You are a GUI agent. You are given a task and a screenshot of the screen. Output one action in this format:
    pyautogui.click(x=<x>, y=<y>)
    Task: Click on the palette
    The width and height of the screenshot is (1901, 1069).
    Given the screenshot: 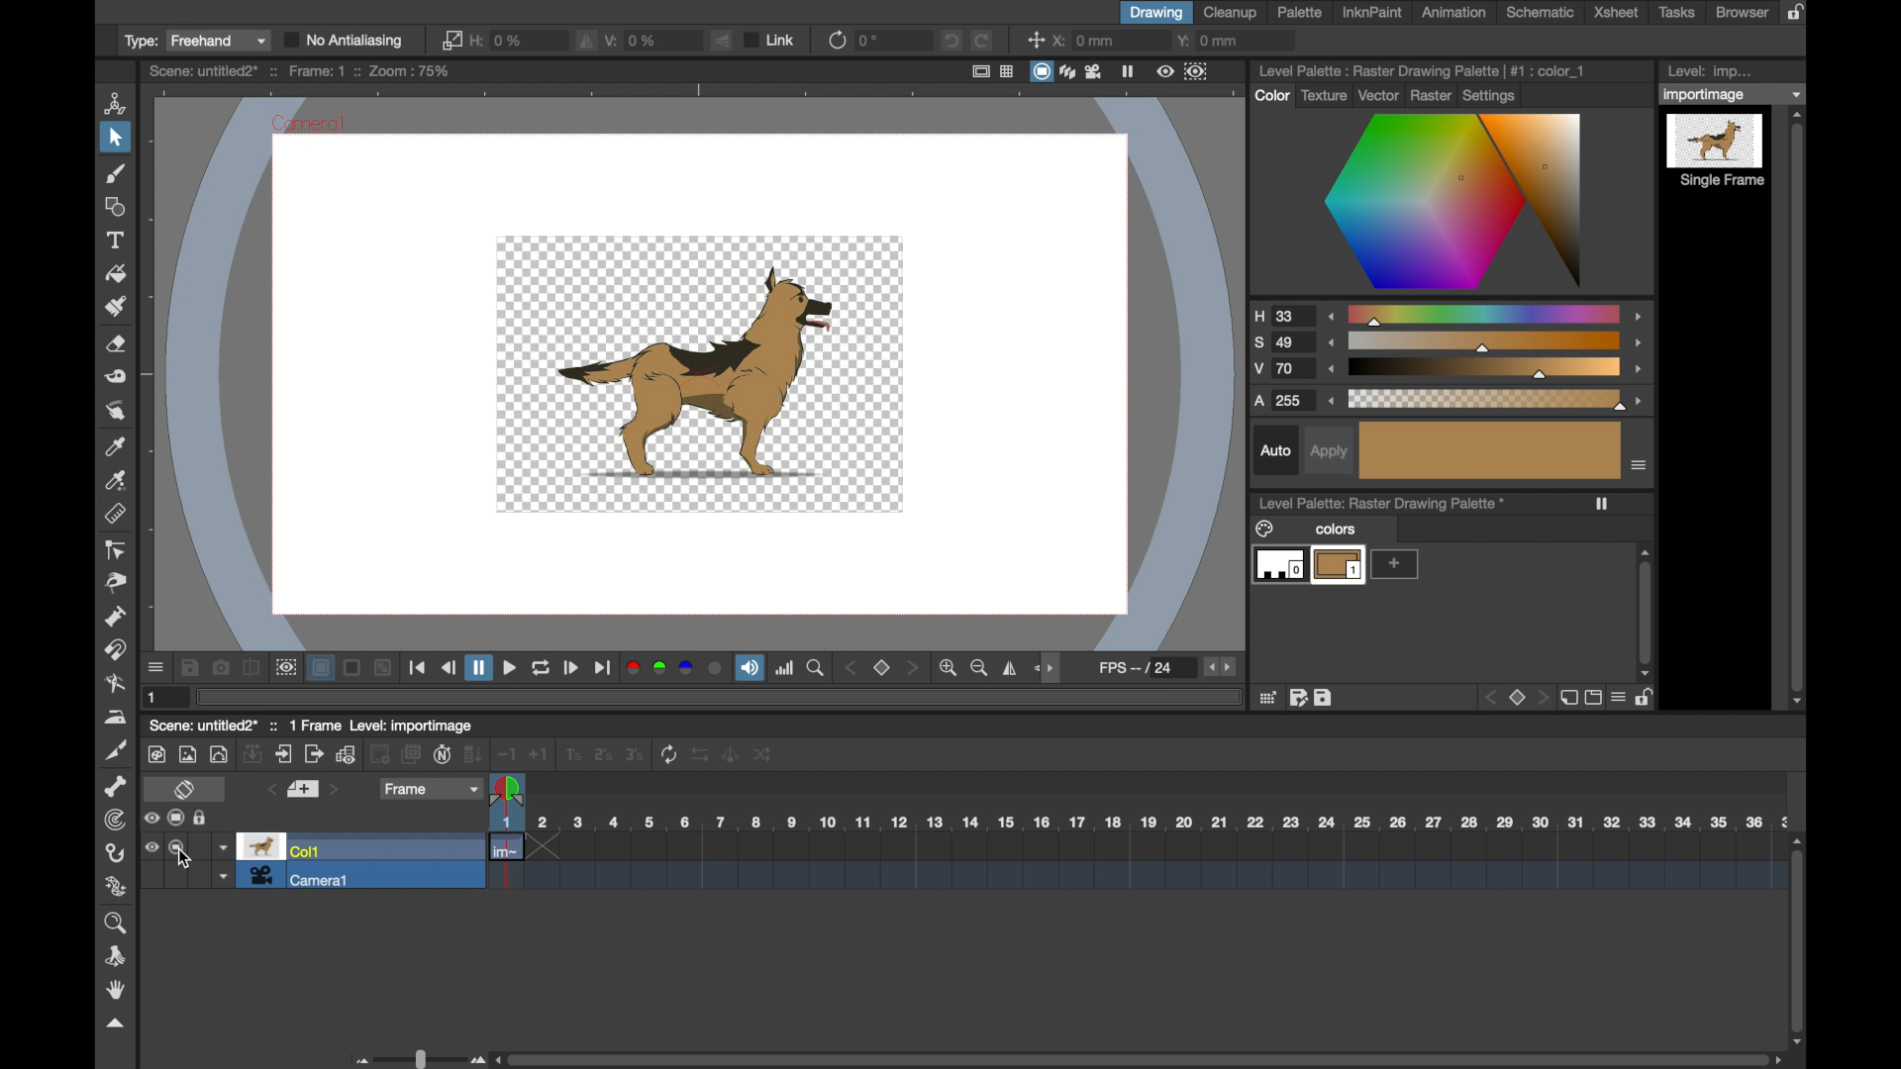 What is the action you would take?
    pyautogui.click(x=1299, y=13)
    